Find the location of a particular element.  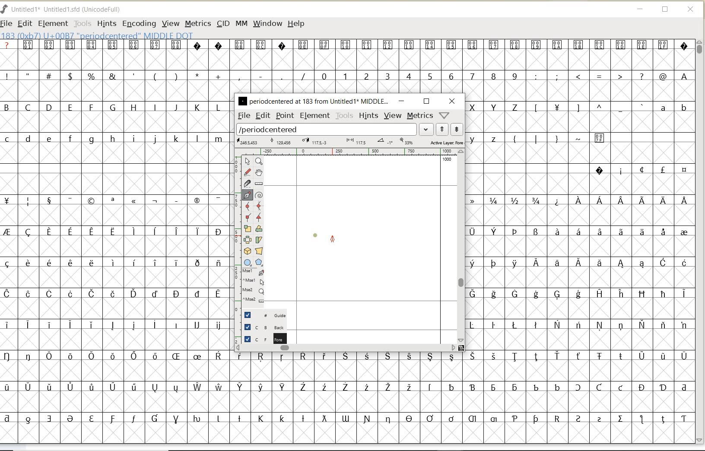

feltpen tool/cursor location is located at coordinates (332, 240).